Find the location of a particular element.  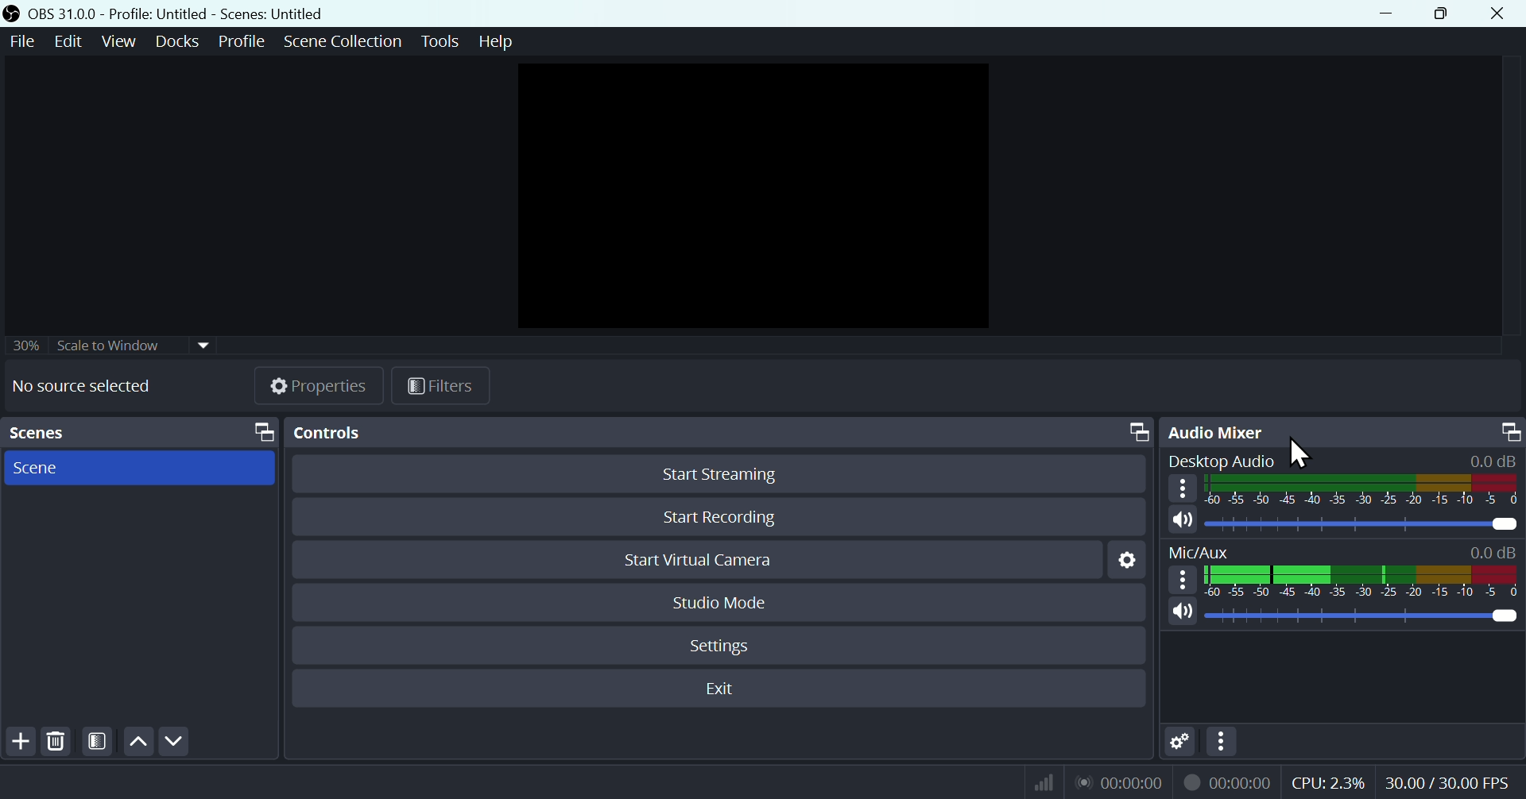

More options is located at coordinates (1181, 581).